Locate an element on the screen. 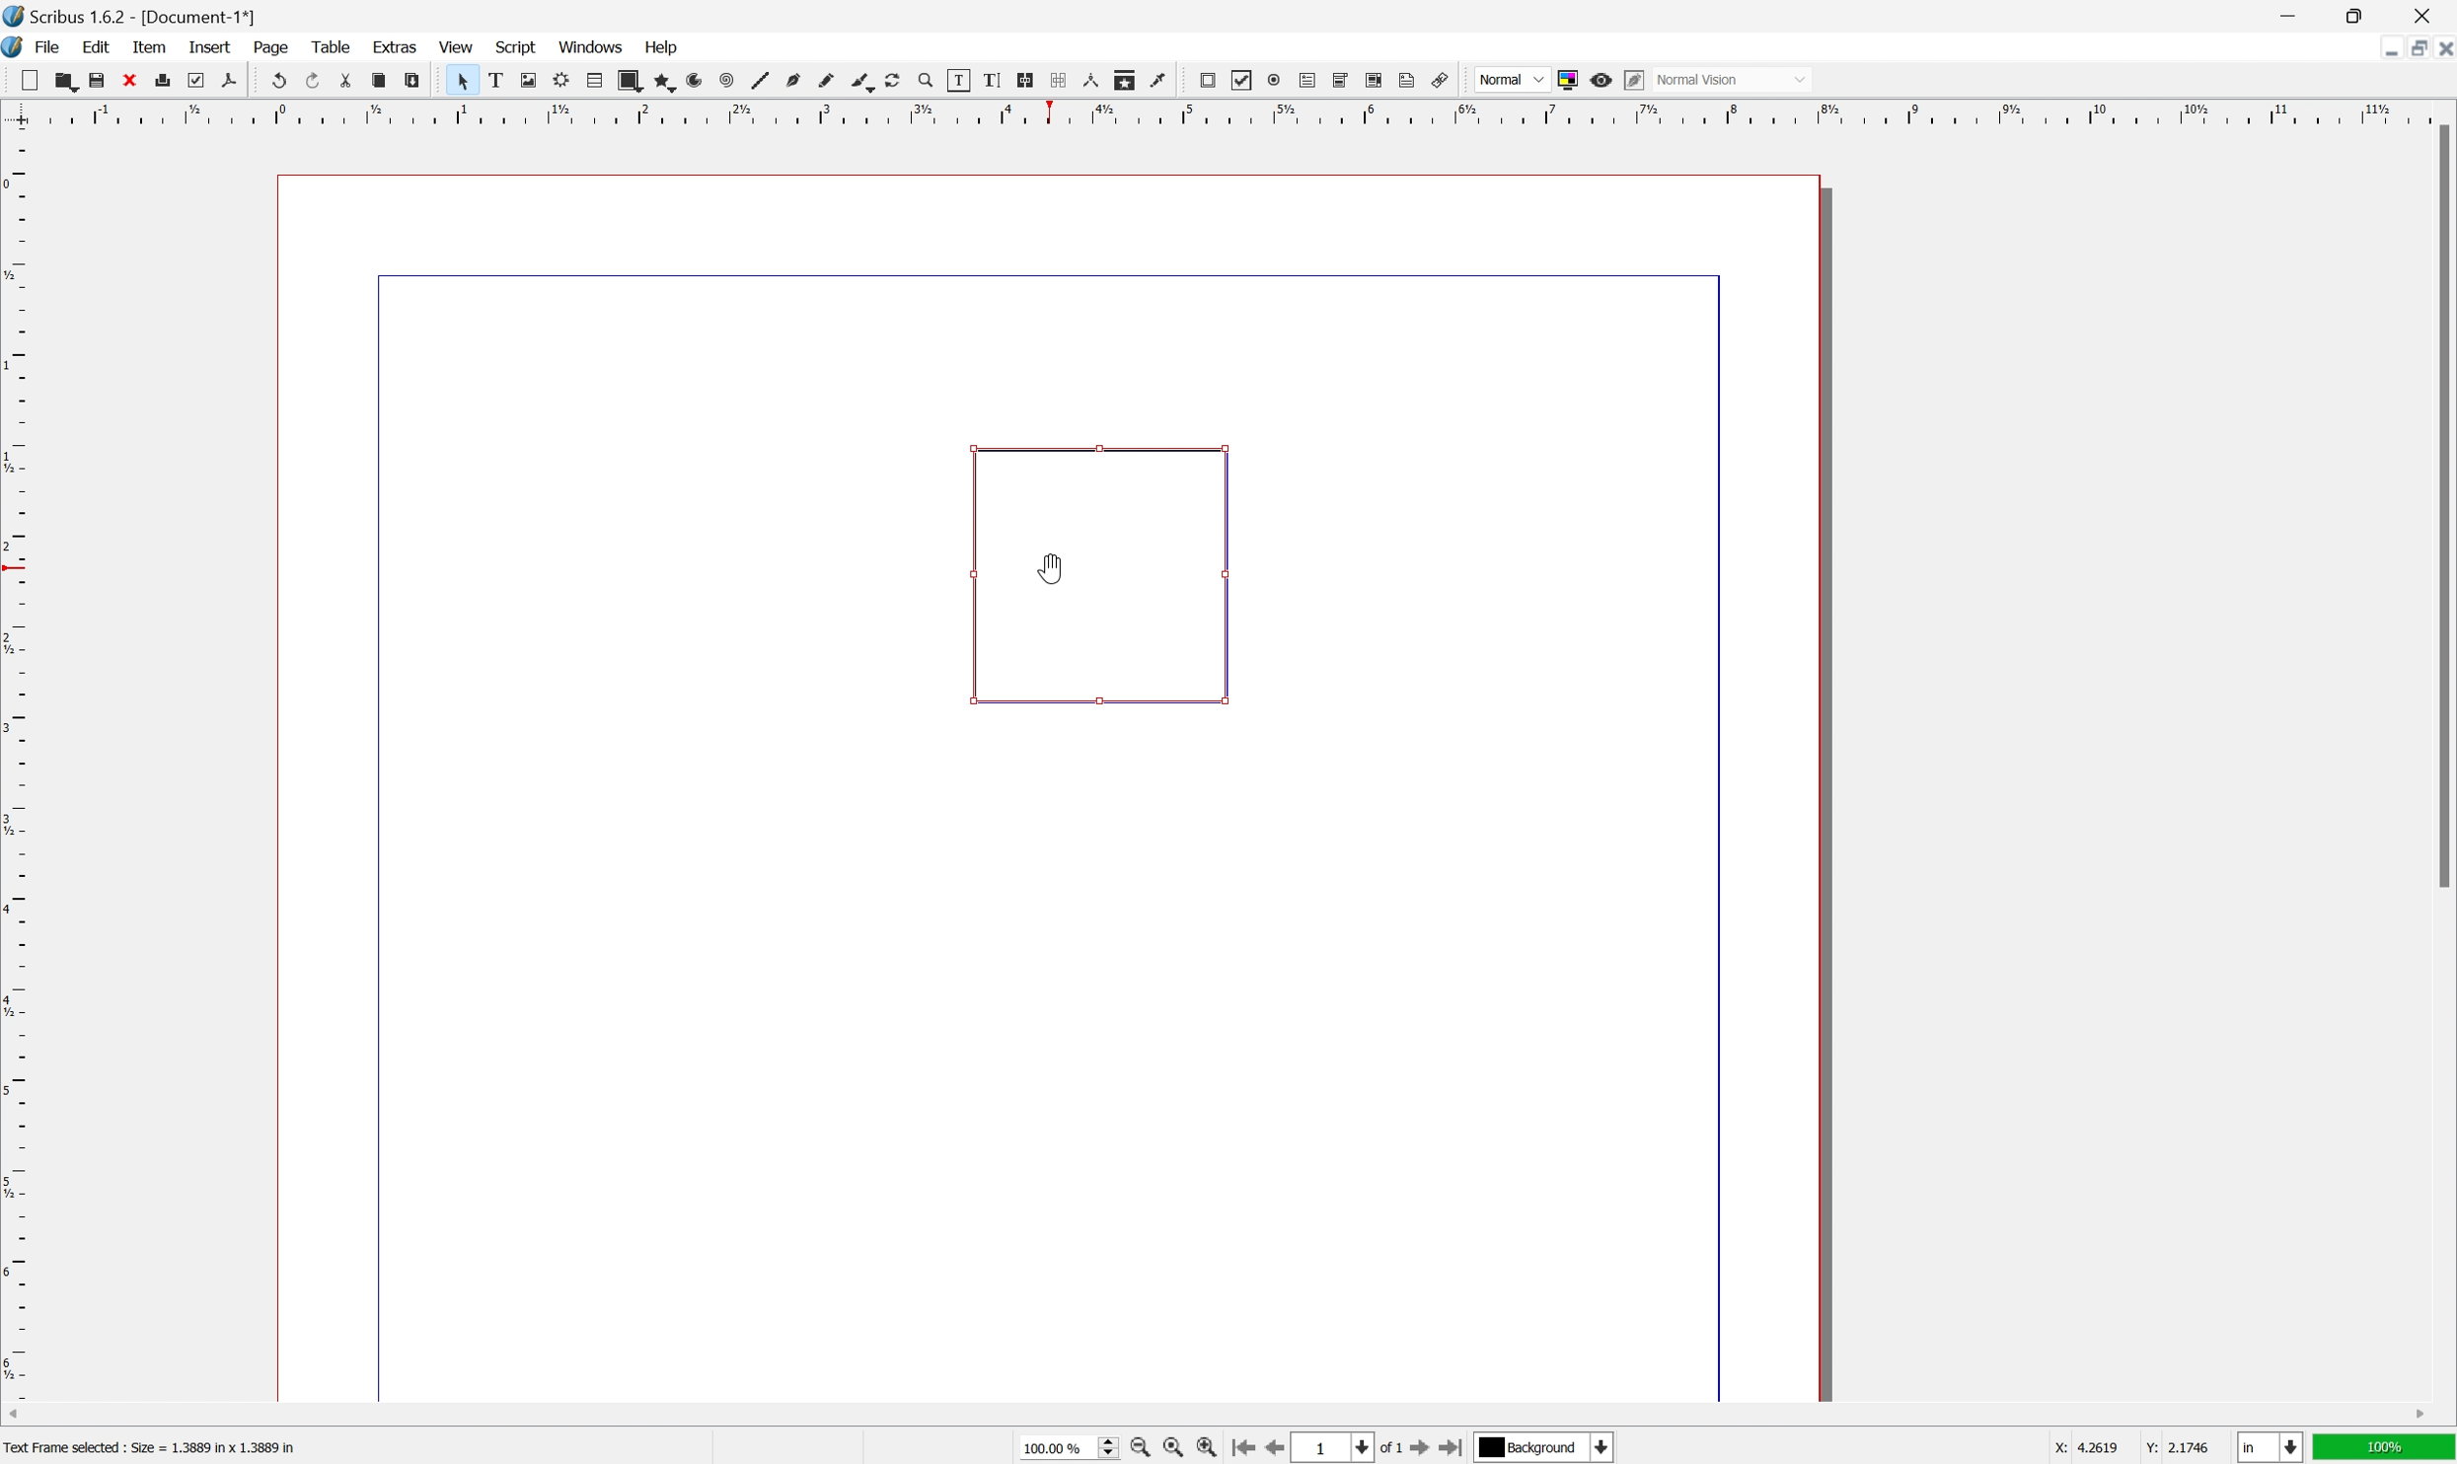  pdf push button is located at coordinates (1208, 80).